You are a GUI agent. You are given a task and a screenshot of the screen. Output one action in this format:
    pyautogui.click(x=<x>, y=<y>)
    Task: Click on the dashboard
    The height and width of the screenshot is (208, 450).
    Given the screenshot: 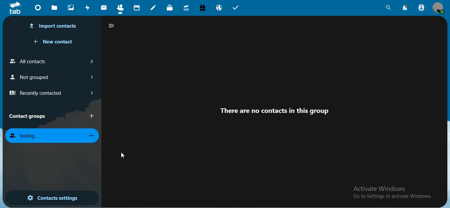 What is the action you would take?
    pyautogui.click(x=39, y=9)
    